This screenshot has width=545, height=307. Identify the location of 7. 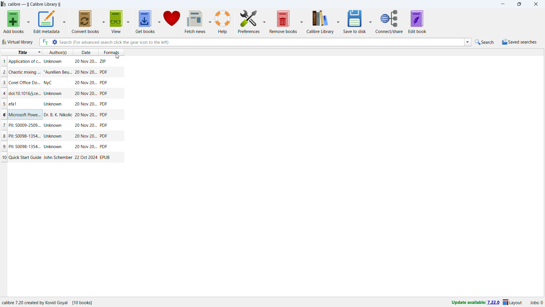
(3, 125).